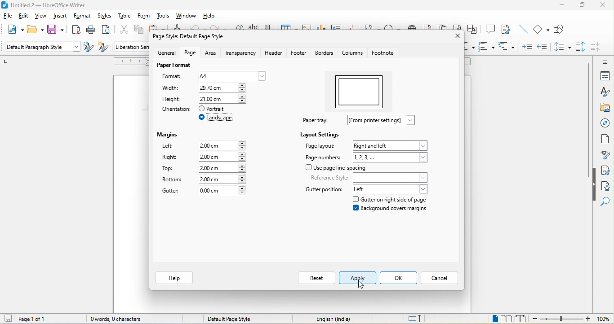 This screenshot has width=614, height=324. What do you see at coordinates (168, 135) in the screenshot?
I see `margins` at bounding box center [168, 135].